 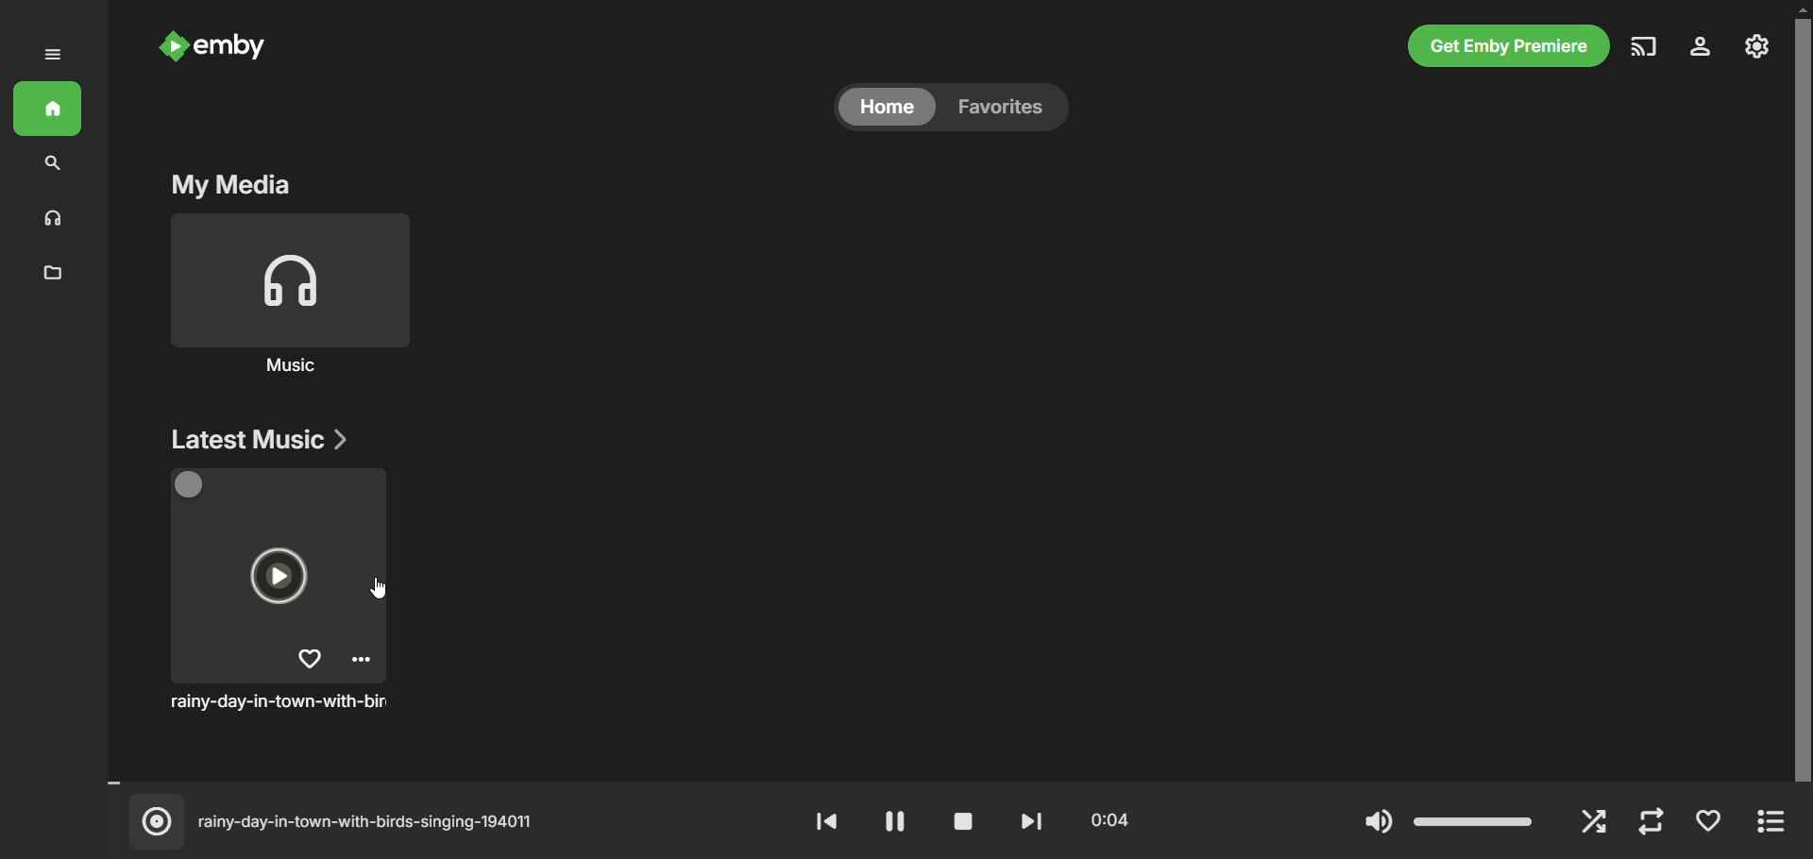 What do you see at coordinates (1103, 819) in the screenshot?
I see `played time` at bounding box center [1103, 819].